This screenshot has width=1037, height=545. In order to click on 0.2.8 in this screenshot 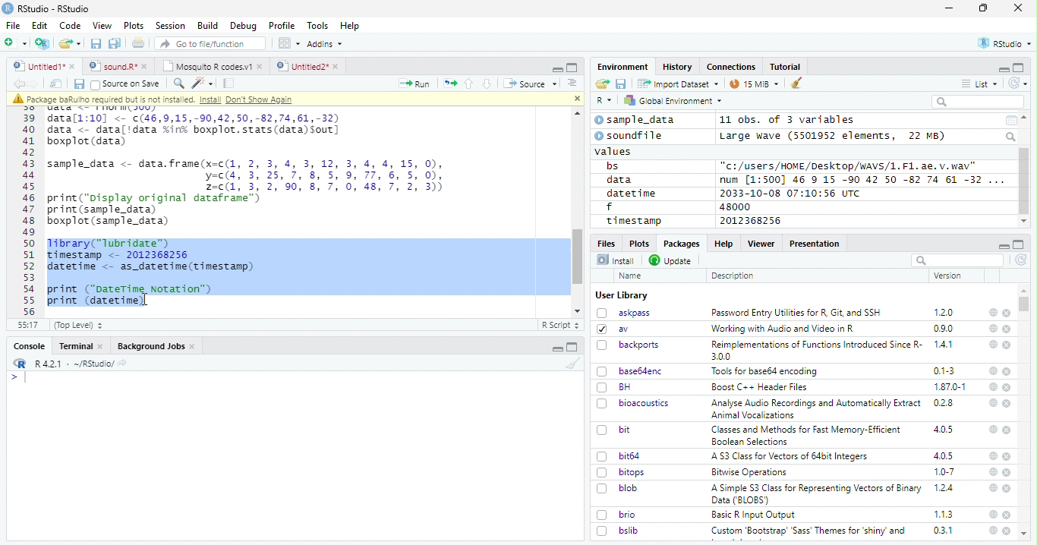, I will do `click(944, 402)`.